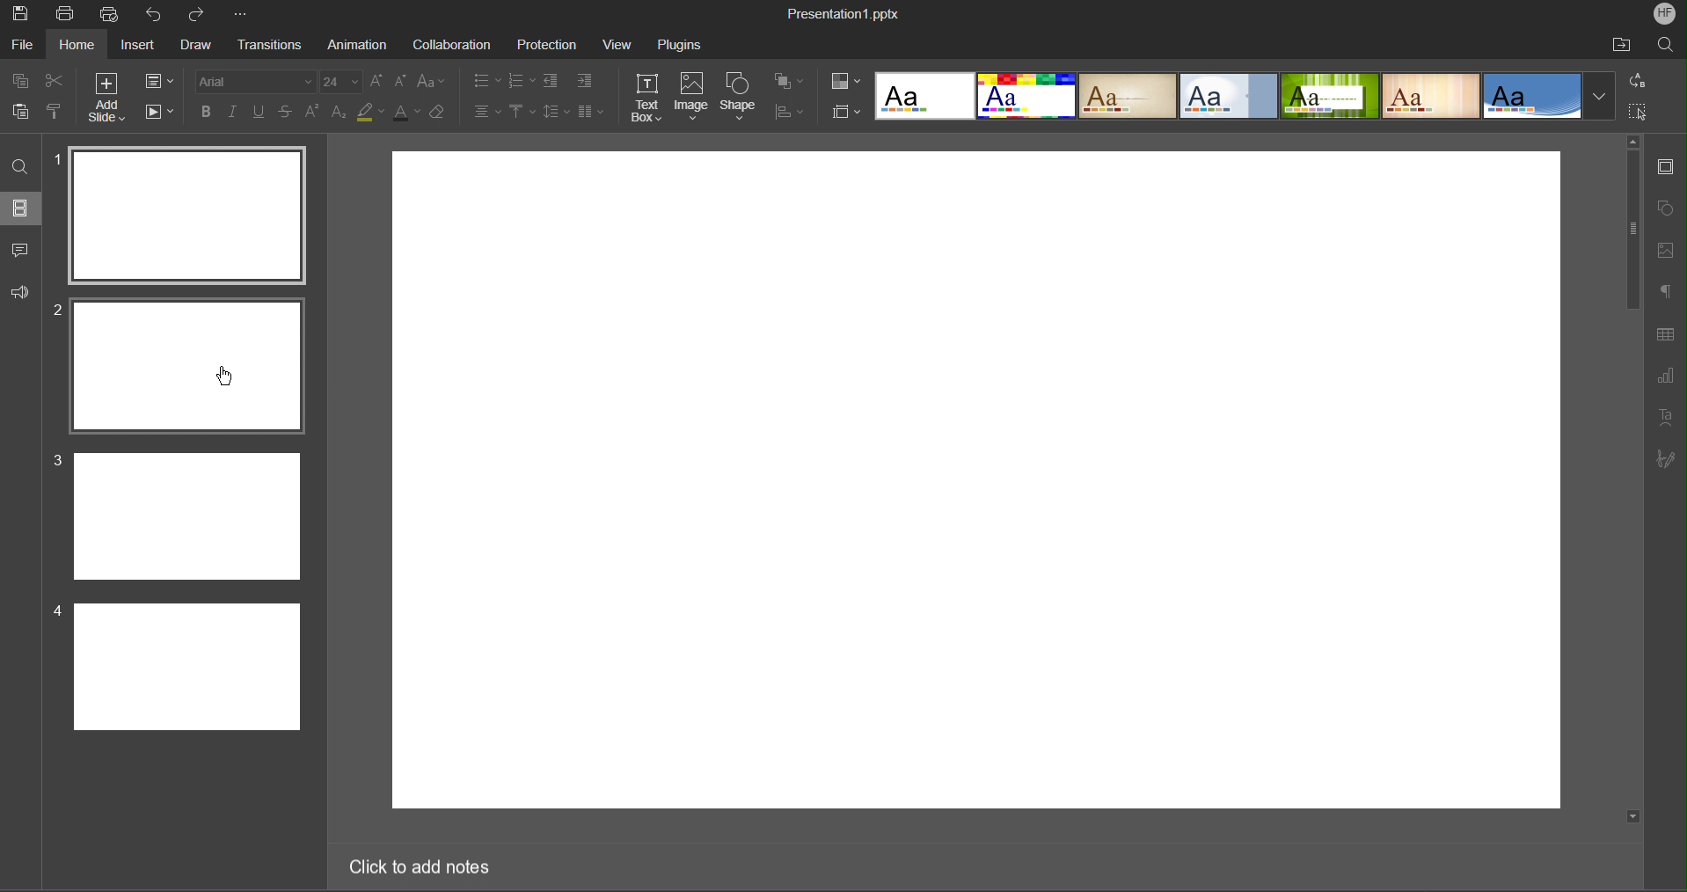 Image resolution: width=1687 pixels, height=892 pixels. I want to click on change case, so click(433, 81).